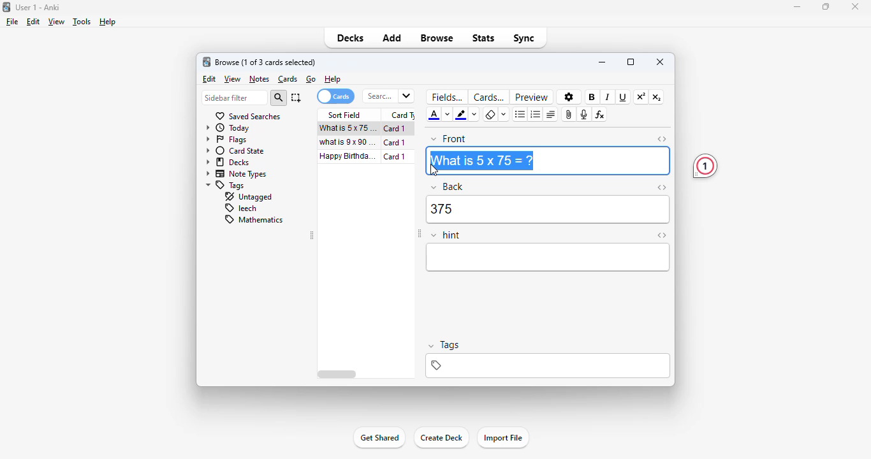 This screenshot has height=459, width=871. Describe the element at coordinates (462, 115) in the screenshot. I see `text highlight color` at that location.